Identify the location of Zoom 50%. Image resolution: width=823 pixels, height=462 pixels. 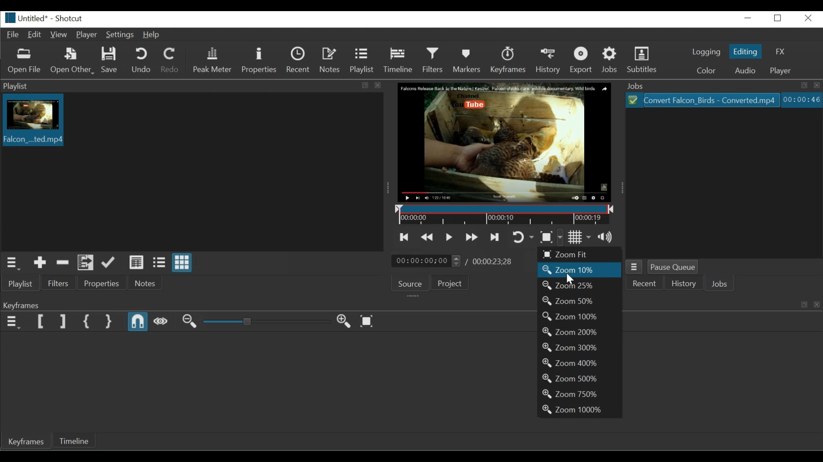
(579, 300).